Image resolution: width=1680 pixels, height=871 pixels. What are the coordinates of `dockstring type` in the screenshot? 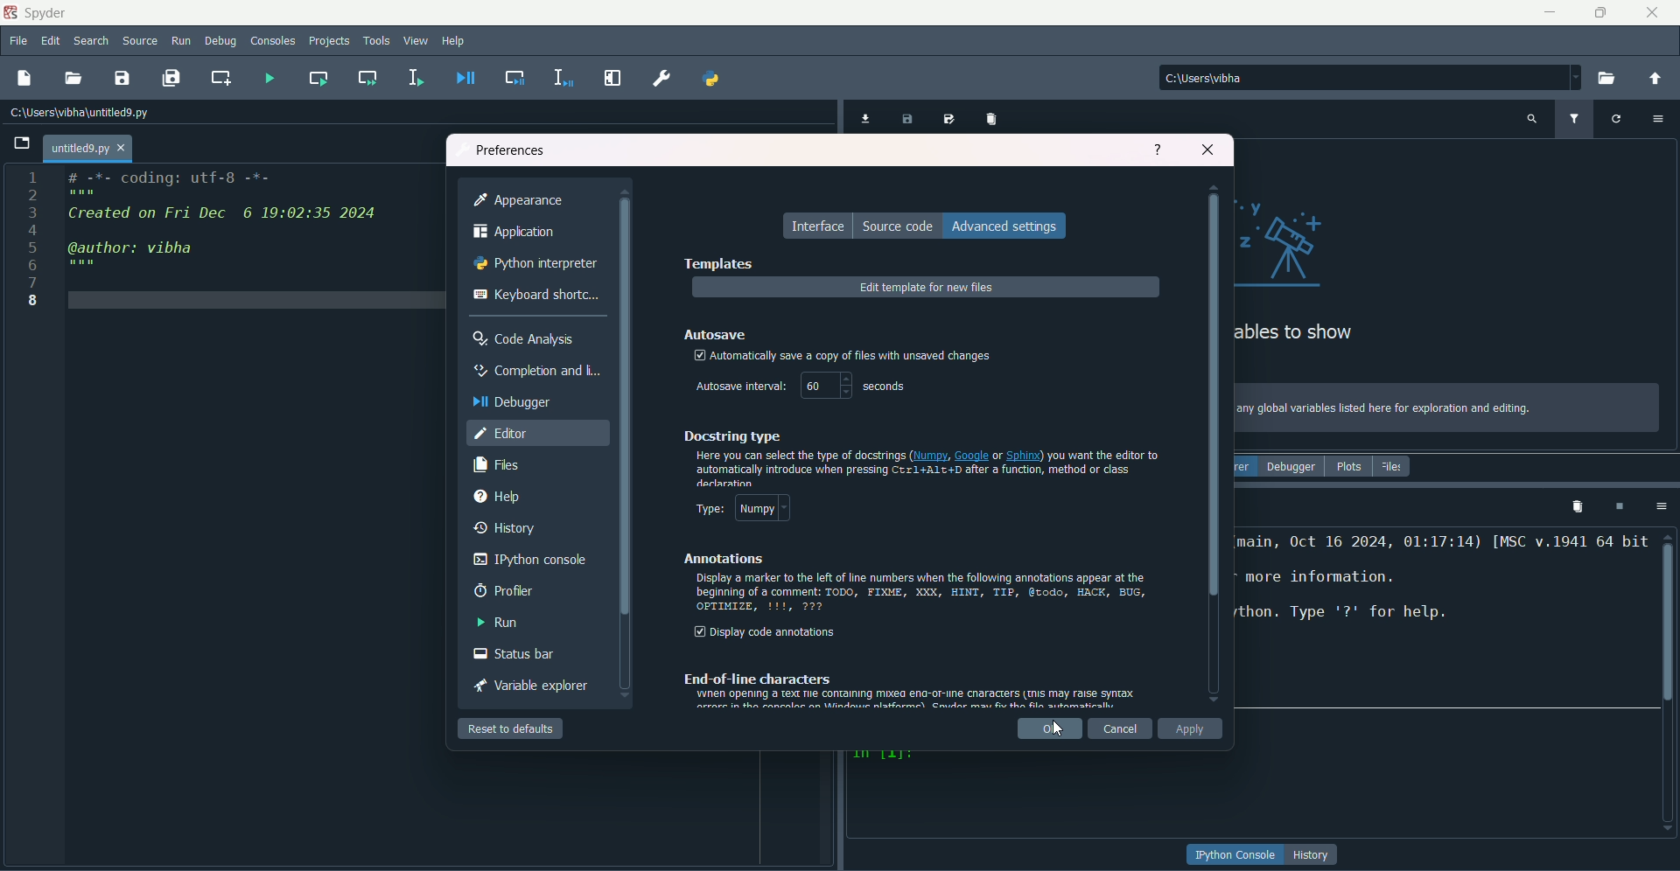 It's located at (731, 435).